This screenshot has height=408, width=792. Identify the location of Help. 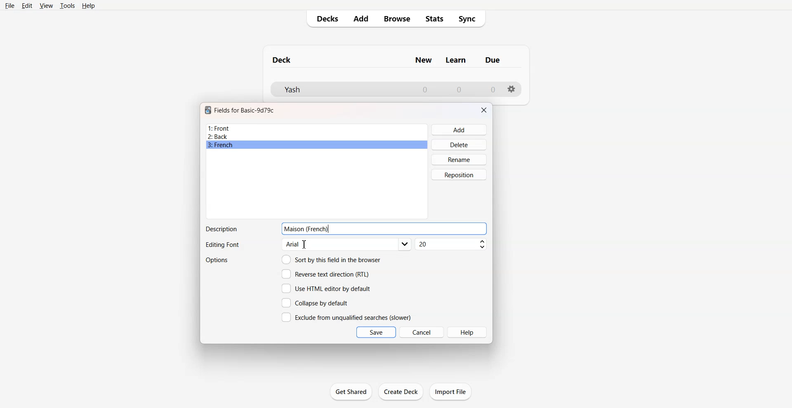
(89, 6).